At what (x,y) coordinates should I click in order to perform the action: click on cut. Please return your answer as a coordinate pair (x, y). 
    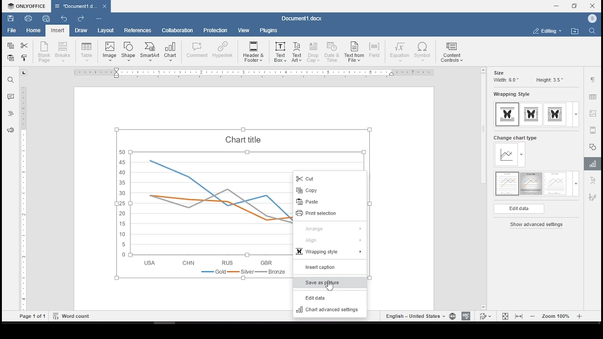
    Looking at the image, I should click on (24, 46).